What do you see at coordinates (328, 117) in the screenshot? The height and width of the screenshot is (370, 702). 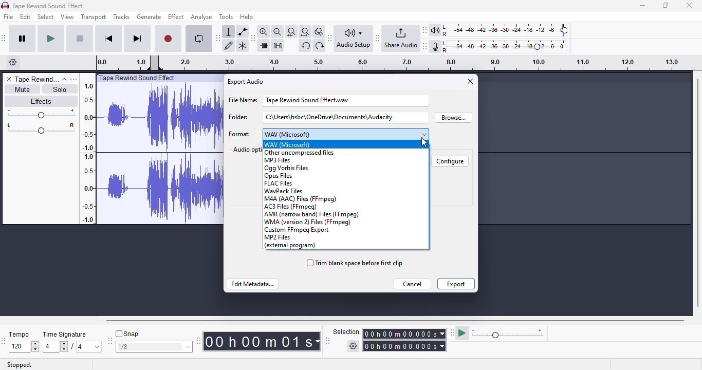 I see `folder` at bounding box center [328, 117].